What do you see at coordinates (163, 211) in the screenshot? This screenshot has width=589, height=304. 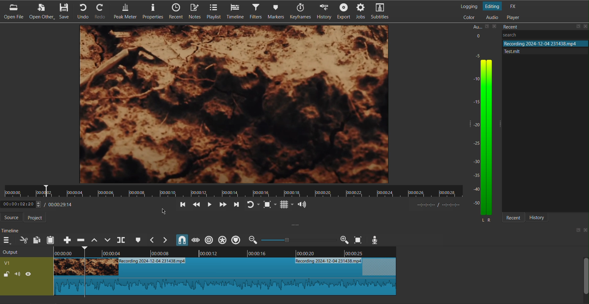 I see `cursor` at bounding box center [163, 211].